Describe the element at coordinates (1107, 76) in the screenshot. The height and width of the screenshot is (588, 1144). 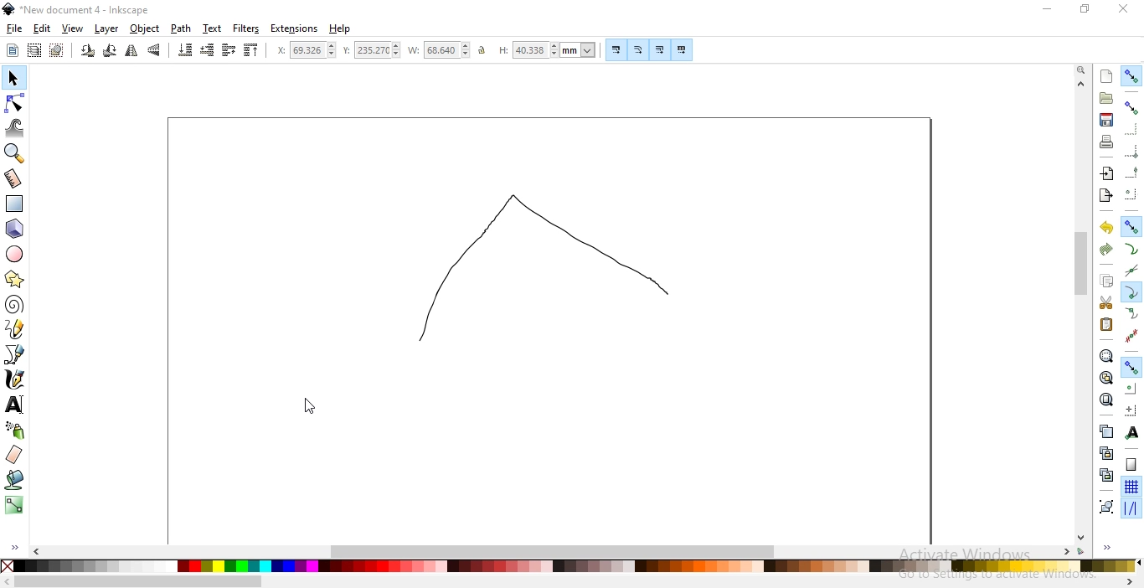
I see `create a document` at that location.